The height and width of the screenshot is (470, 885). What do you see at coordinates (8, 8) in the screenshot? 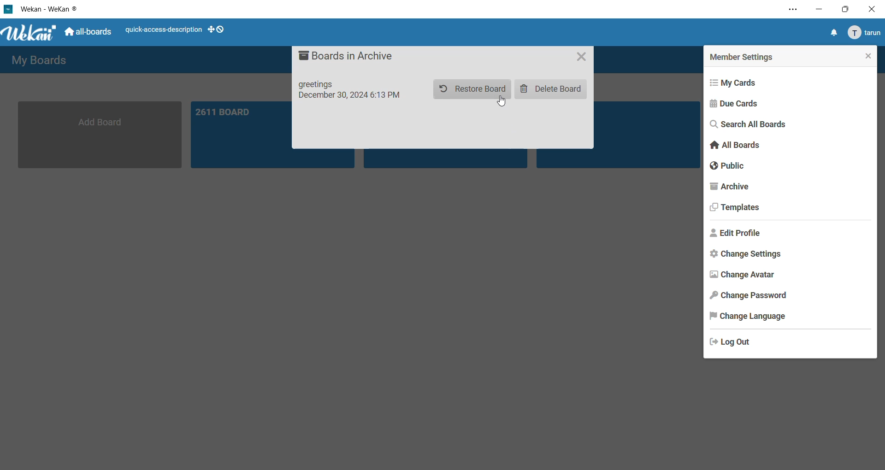
I see `wekan logo` at bounding box center [8, 8].